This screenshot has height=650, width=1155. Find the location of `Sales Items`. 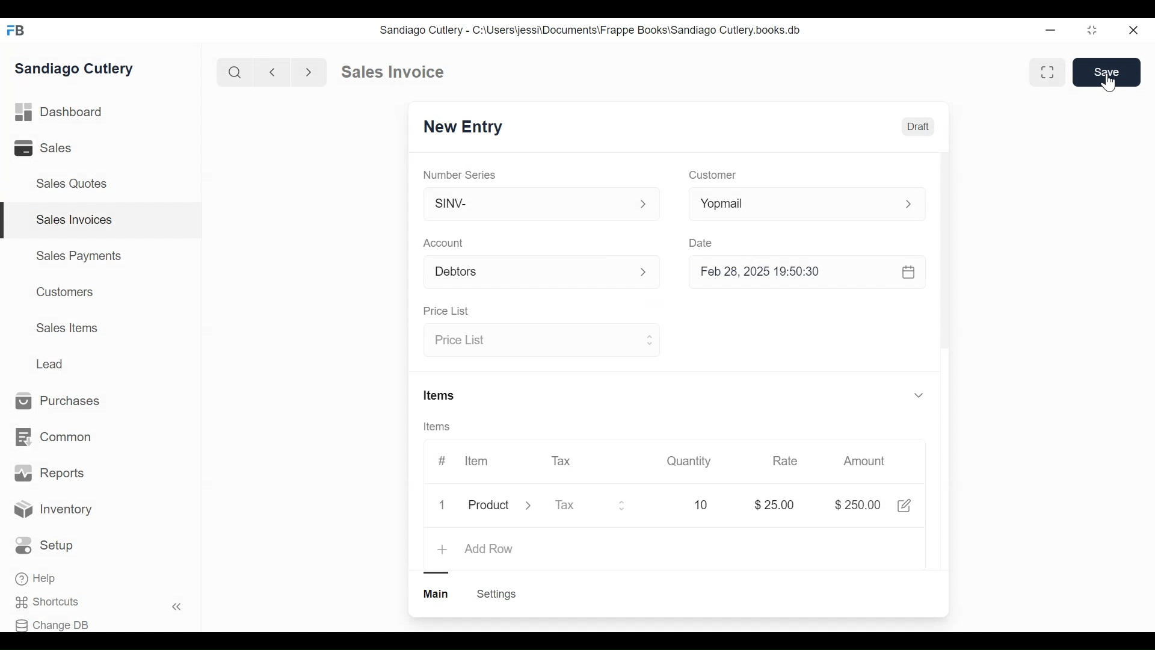

Sales Items is located at coordinates (67, 327).